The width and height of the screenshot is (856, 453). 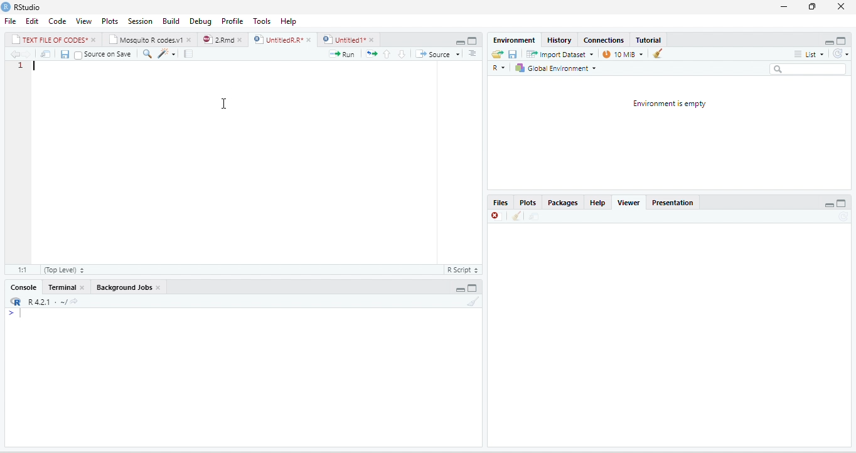 What do you see at coordinates (841, 6) in the screenshot?
I see `close` at bounding box center [841, 6].